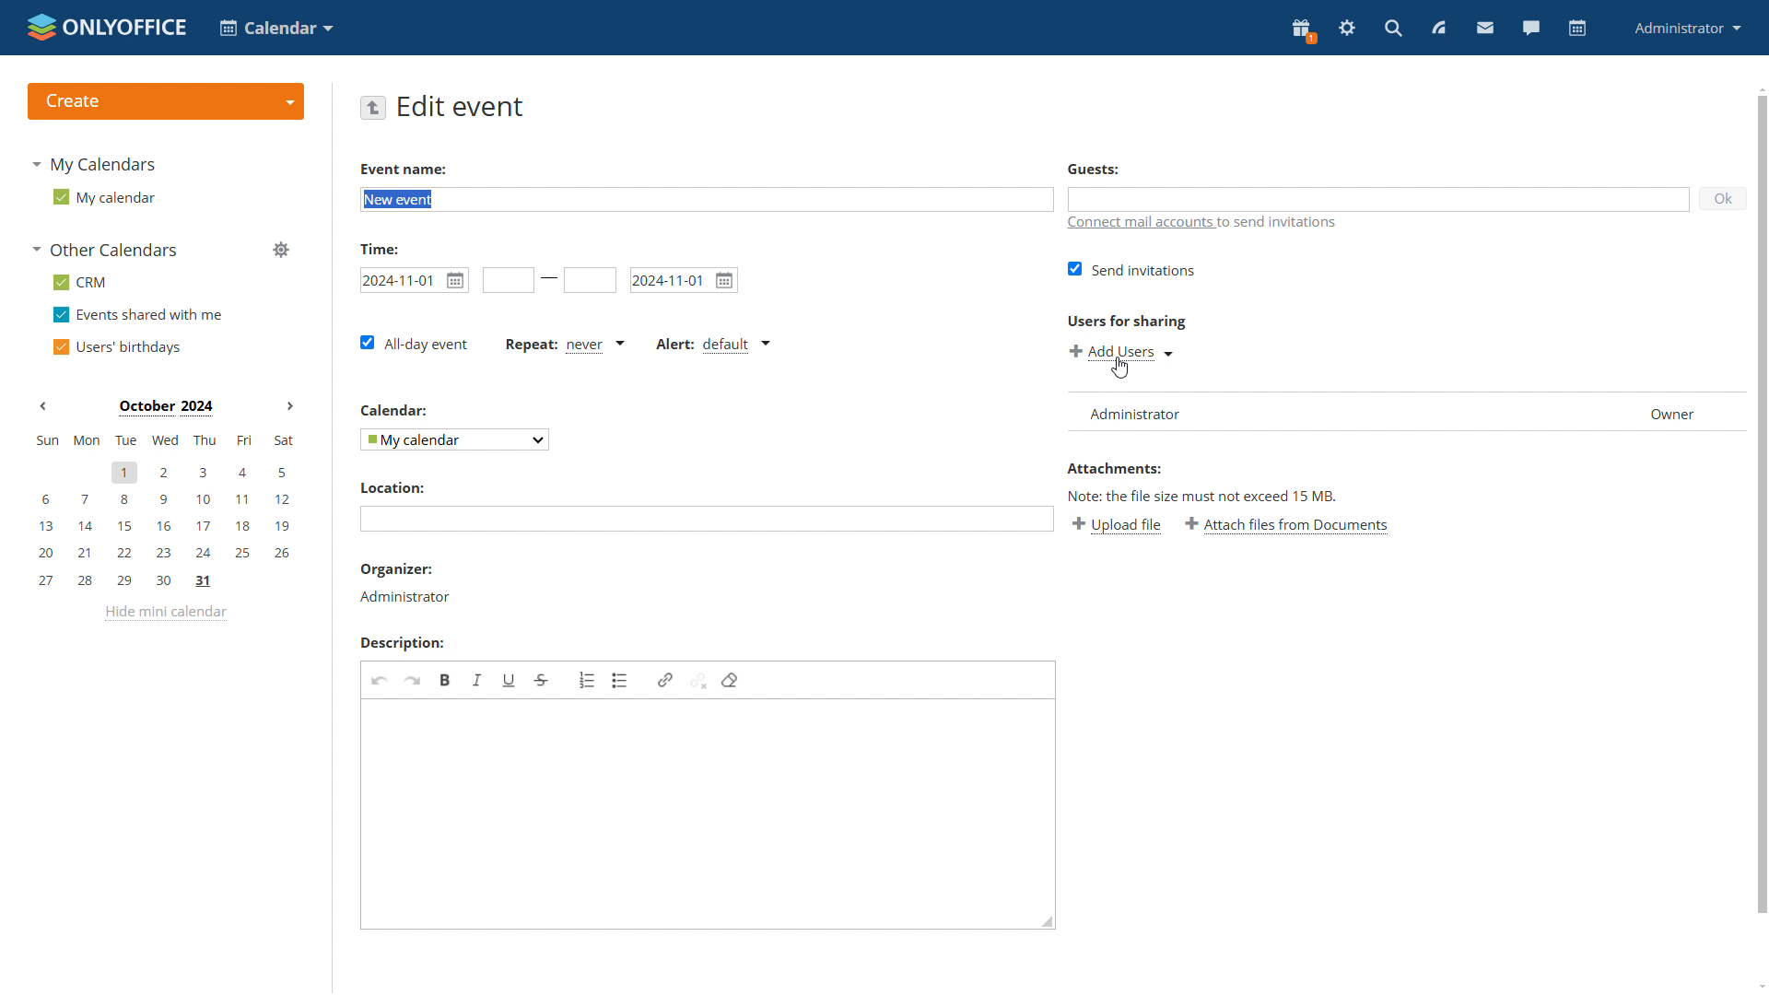  I want to click on all-day event checkbox, so click(415, 341).